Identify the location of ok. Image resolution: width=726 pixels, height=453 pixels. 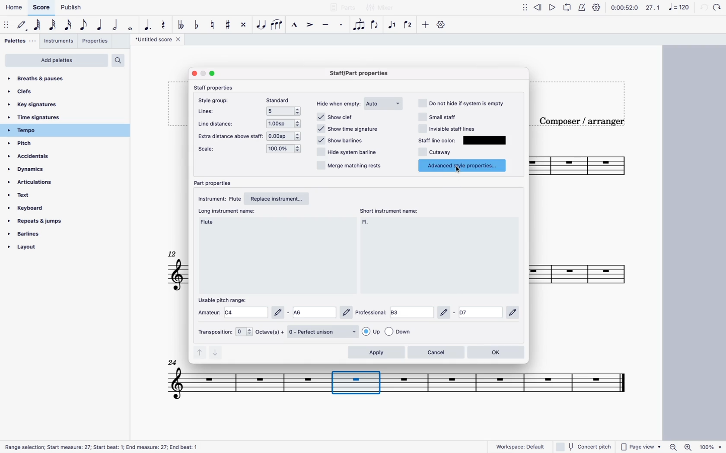
(498, 353).